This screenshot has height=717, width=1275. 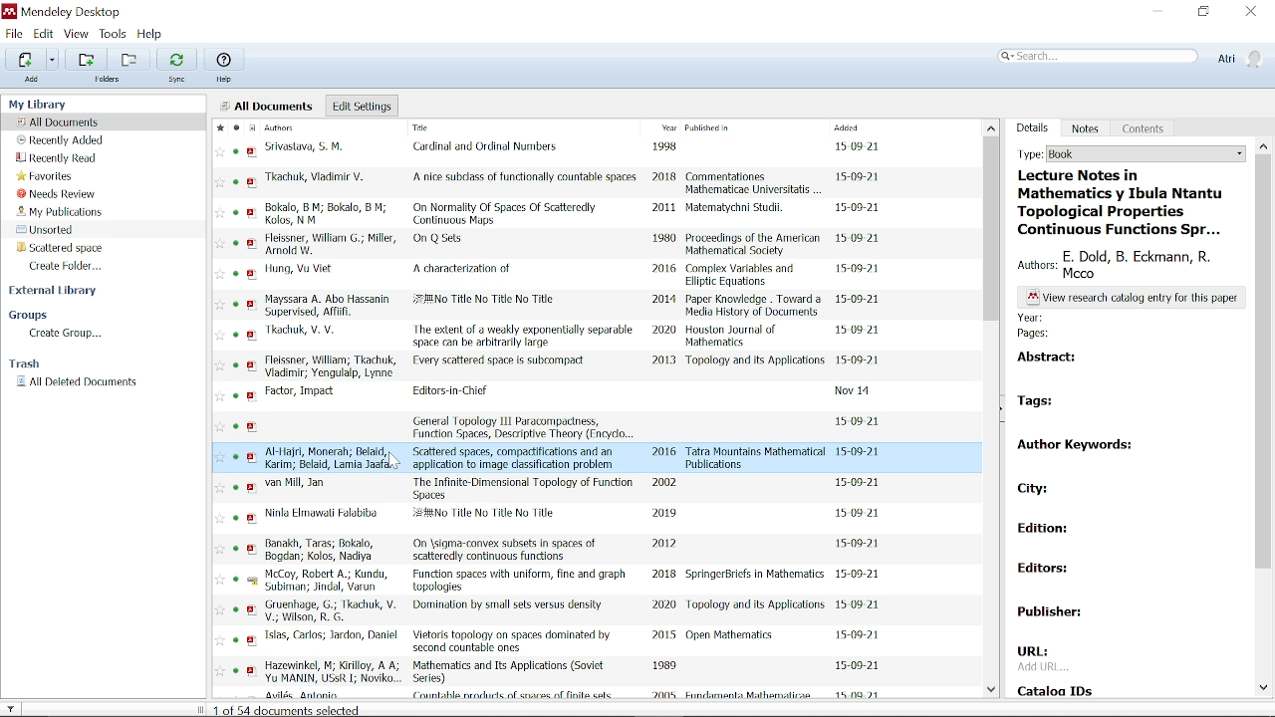 I want to click on date, so click(x=860, y=242).